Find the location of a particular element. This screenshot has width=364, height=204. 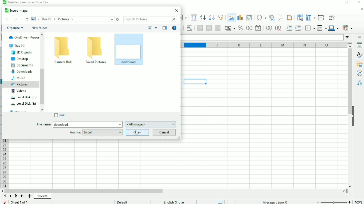

Conditional is located at coordinates (347, 28).